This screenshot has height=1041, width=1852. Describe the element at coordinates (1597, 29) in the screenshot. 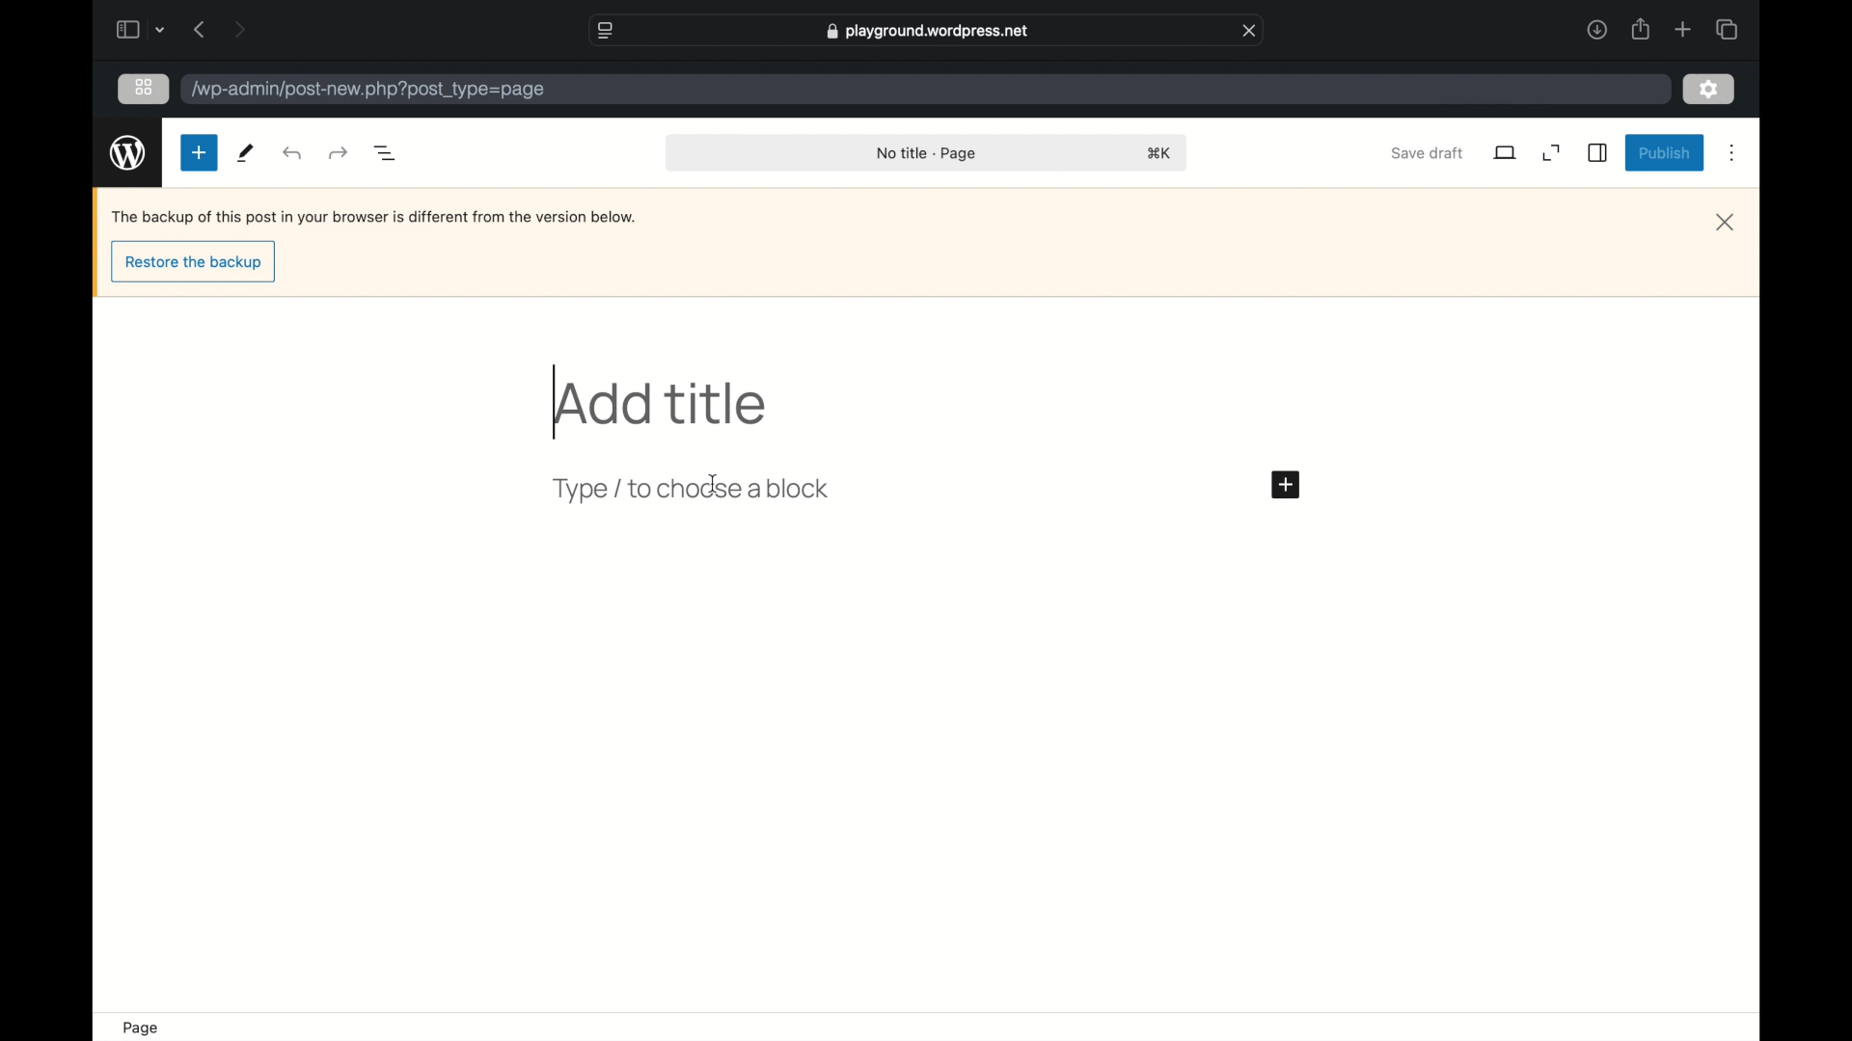

I see `downloads` at that location.